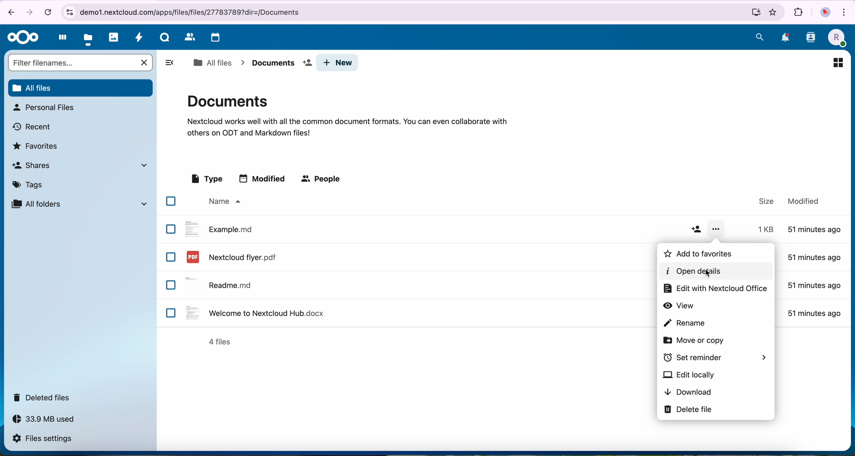 The image size is (855, 456). I want to click on profile picture, so click(824, 13).